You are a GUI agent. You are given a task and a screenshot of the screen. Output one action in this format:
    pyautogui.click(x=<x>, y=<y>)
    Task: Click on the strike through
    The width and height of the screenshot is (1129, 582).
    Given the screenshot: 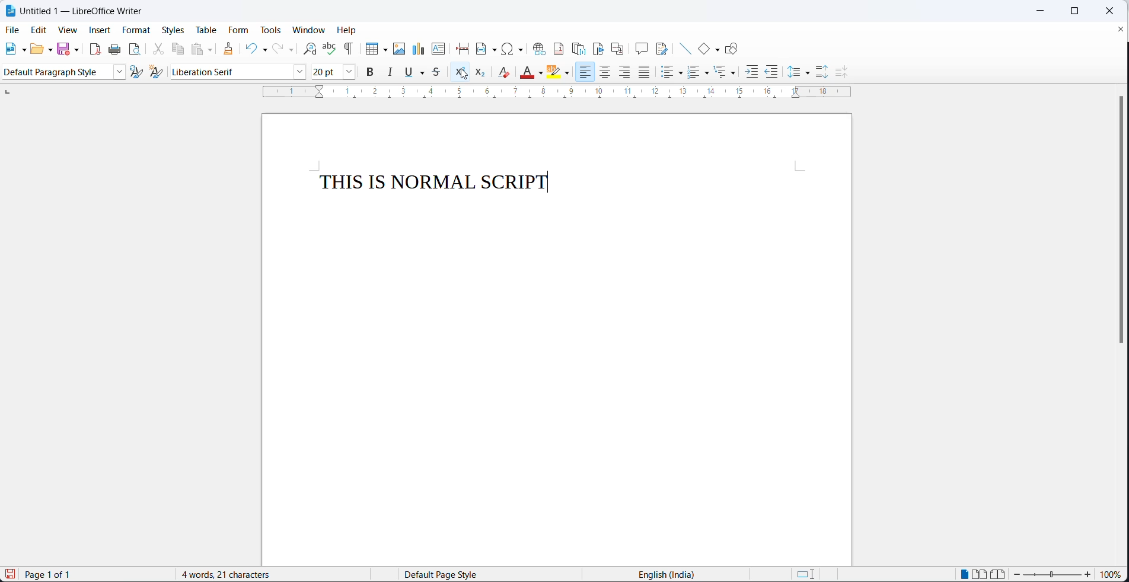 What is the action you would take?
    pyautogui.click(x=441, y=72)
    